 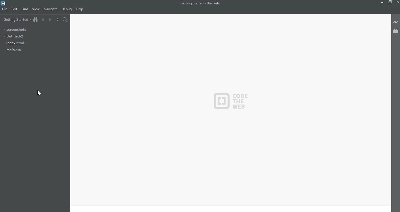 I want to click on untitled-2, so click(x=16, y=36).